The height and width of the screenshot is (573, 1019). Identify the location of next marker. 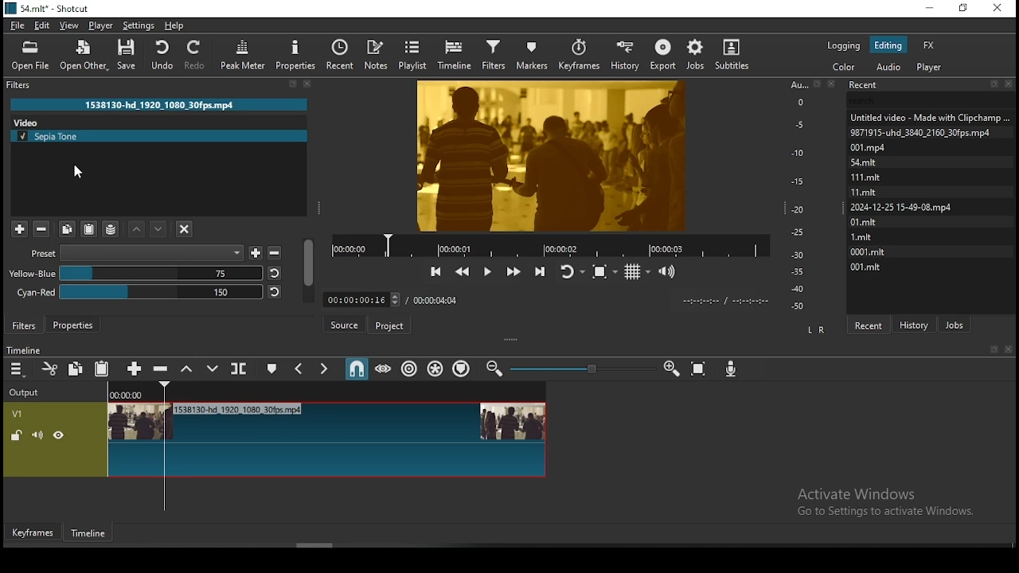
(322, 368).